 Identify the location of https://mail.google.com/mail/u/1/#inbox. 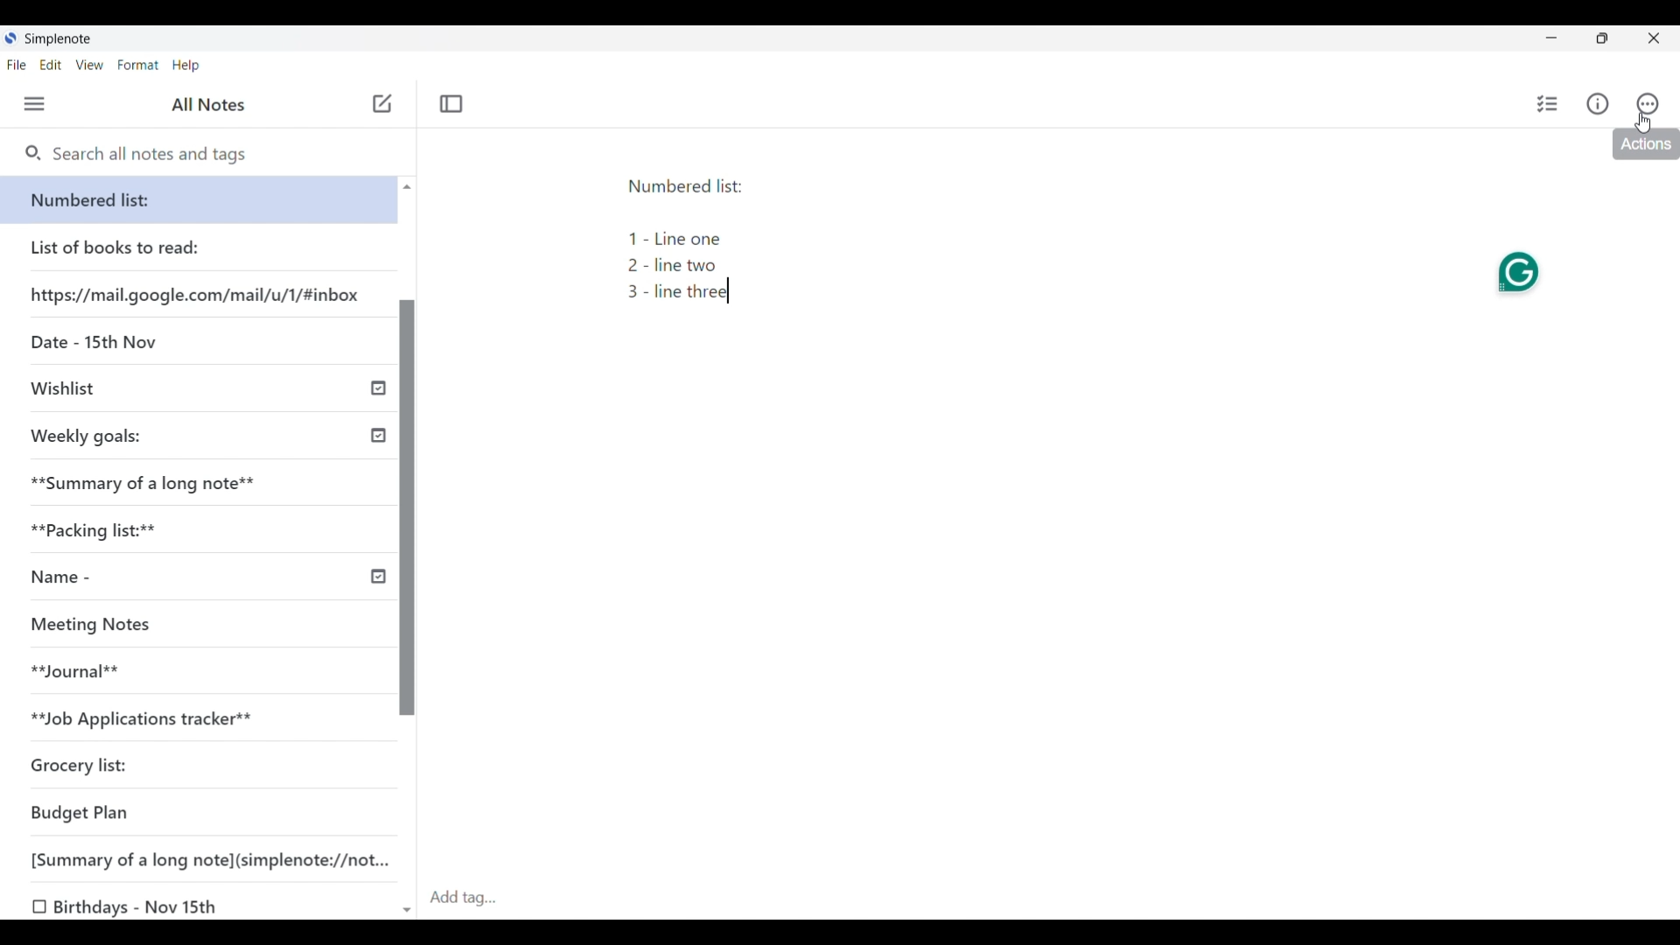
(198, 295).